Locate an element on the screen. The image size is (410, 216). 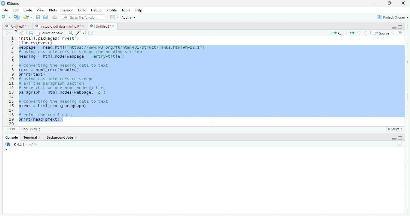
Build is located at coordinates (82, 10).